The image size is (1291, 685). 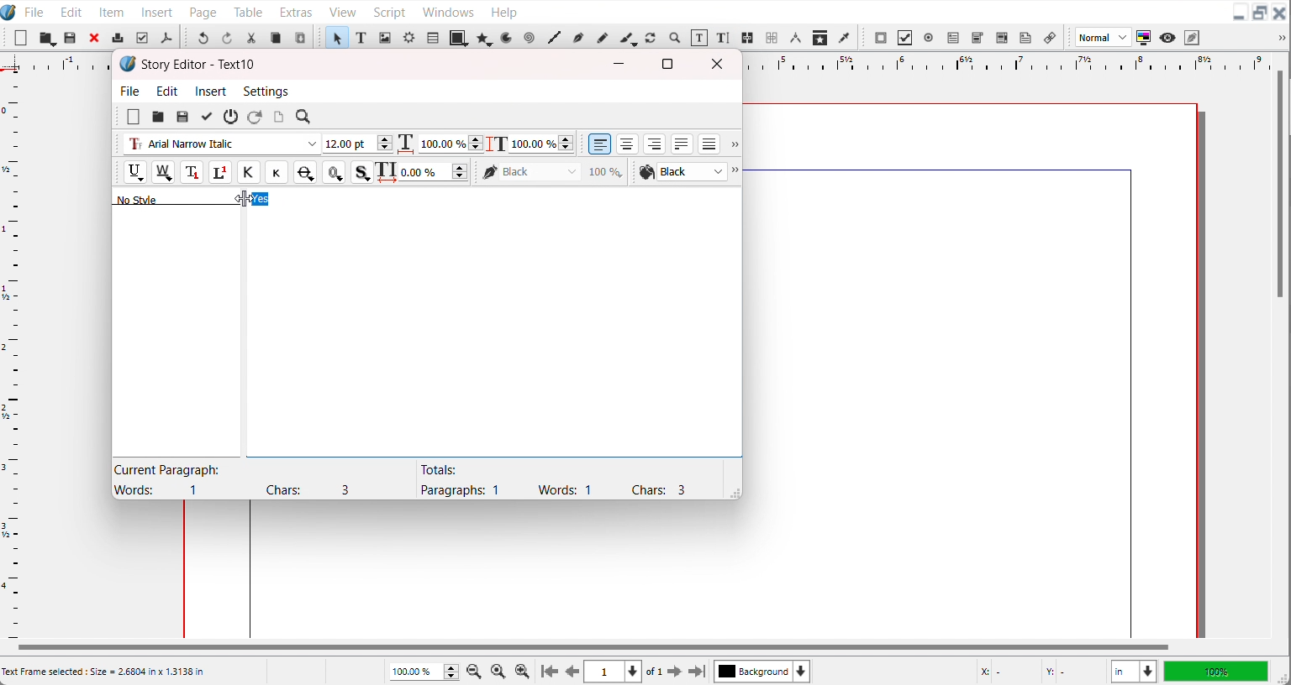 What do you see at coordinates (1279, 38) in the screenshot?
I see `Drop down box` at bounding box center [1279, 38].